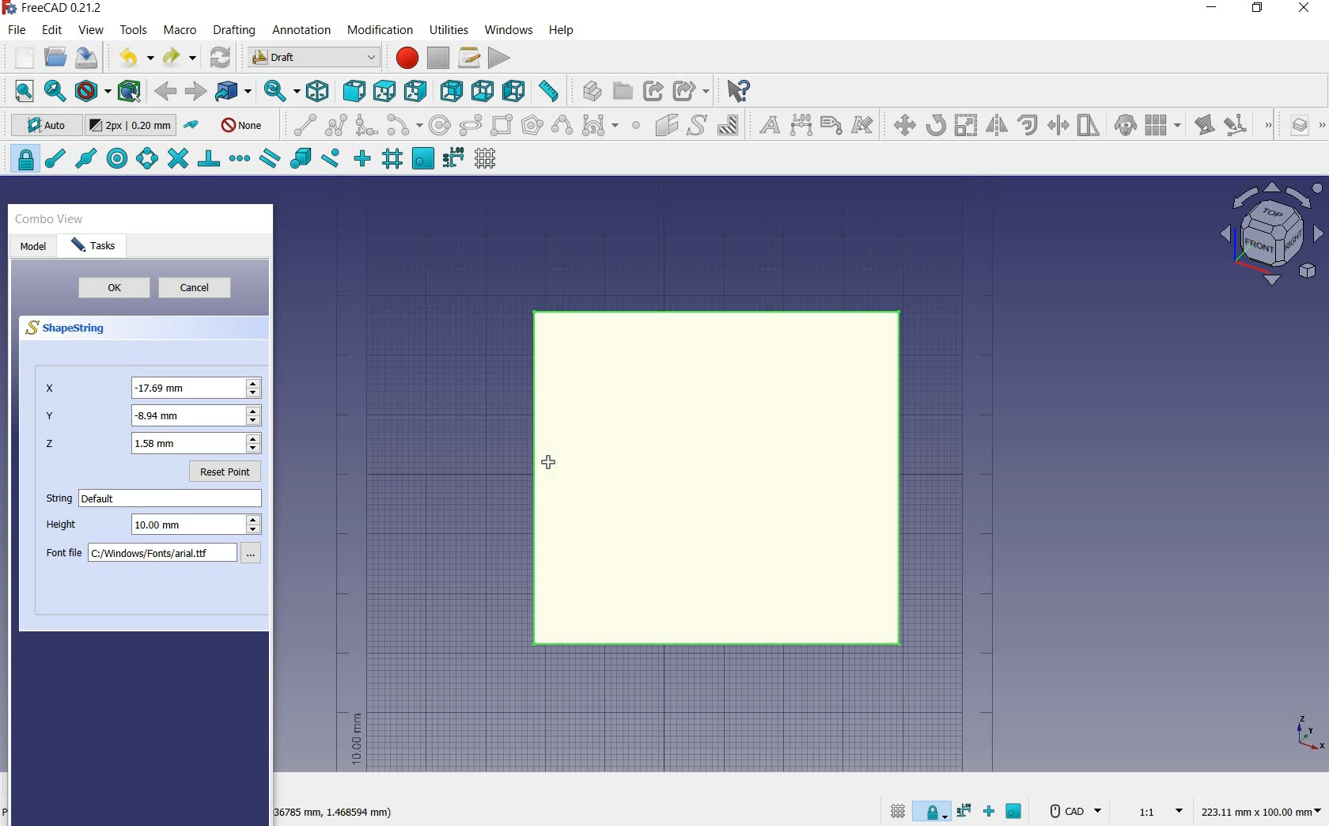 Image resolution: width=1329 pixels, height=826 pixels. What do you see at coordinates (234, 92) in the screenshot?
I see `go to linked object` at bounding box center [234, 92].